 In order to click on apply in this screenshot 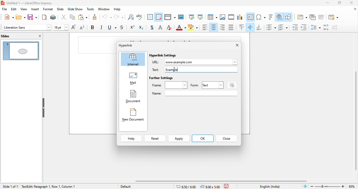, I will do `click(179, 139)`.